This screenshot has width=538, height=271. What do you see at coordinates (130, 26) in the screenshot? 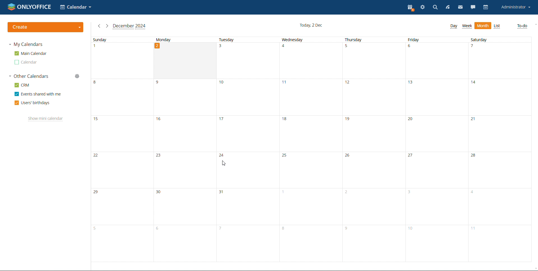
I see `December 2024` at bounding box center [130, 26].